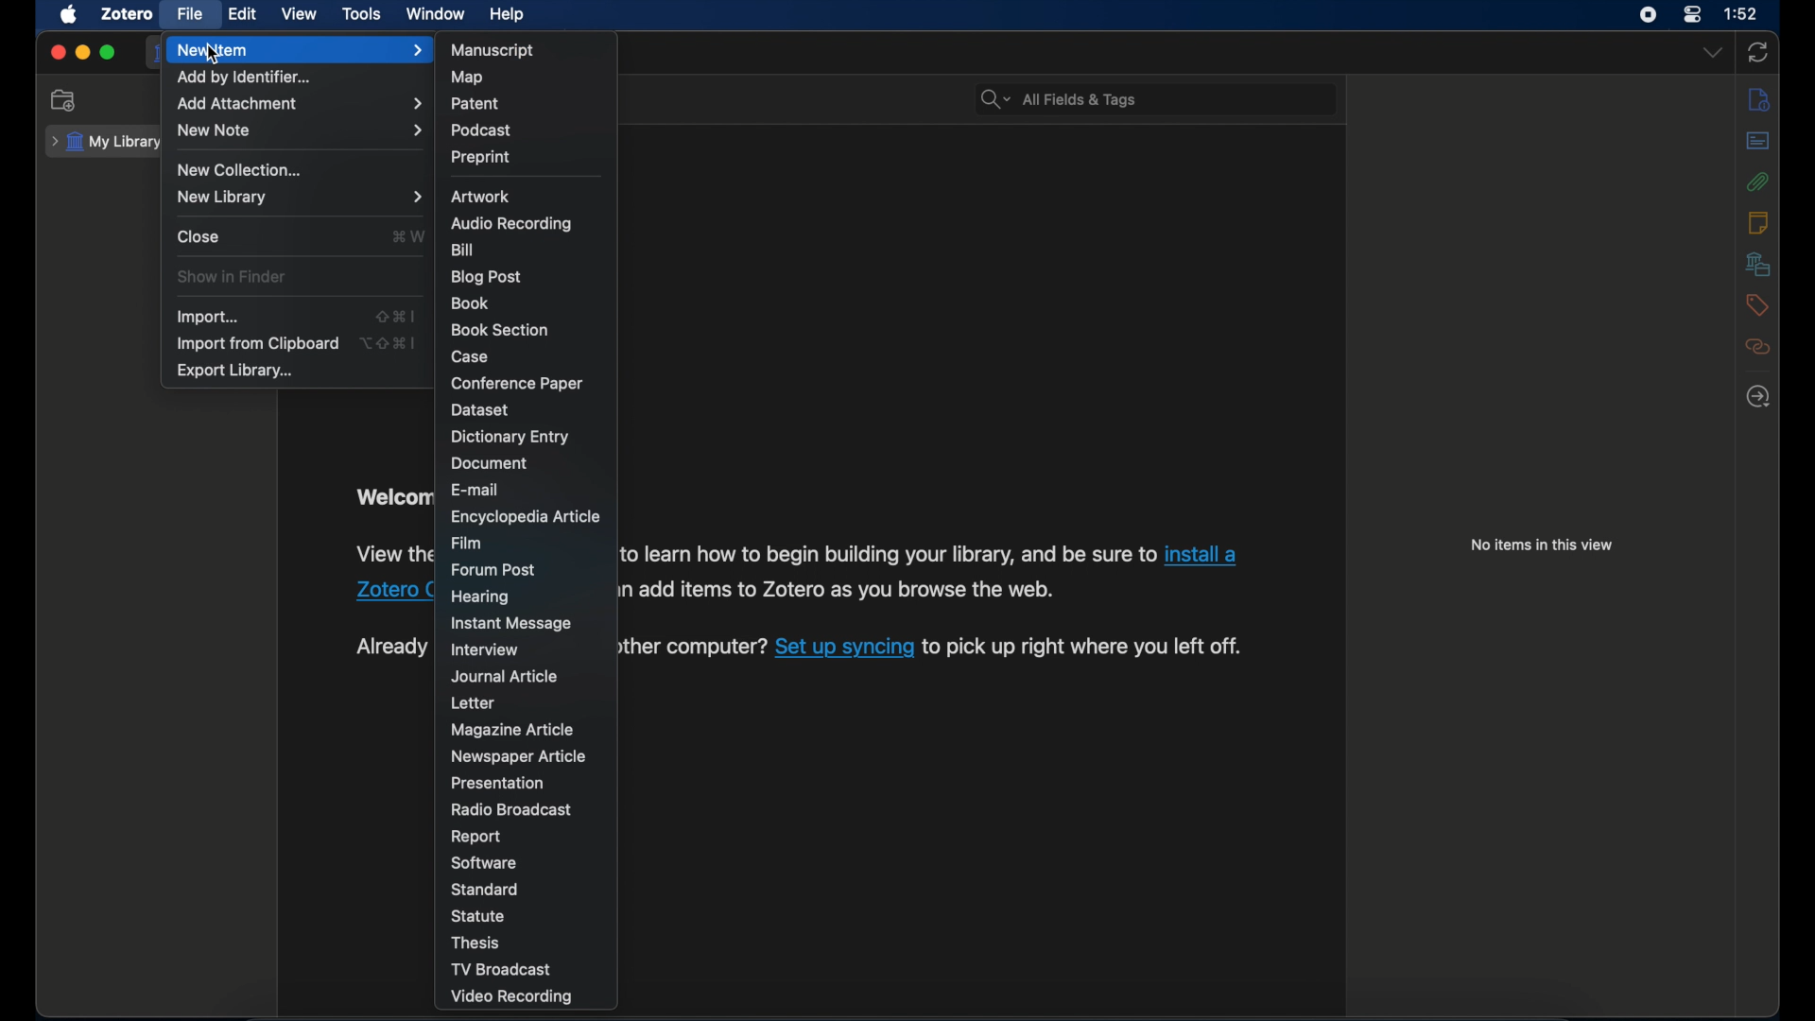  I want to click on bill, so click(461, 250).